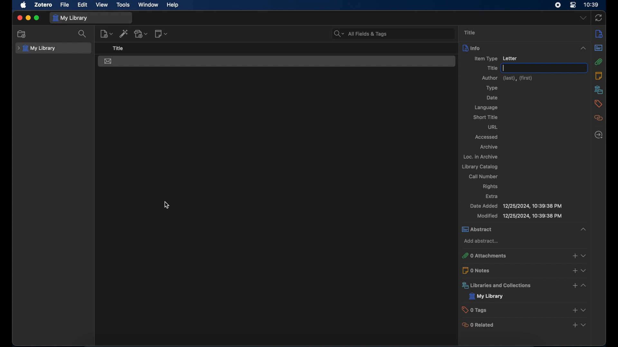 The width and height of the screenshot is (618, 347). I want to click on time, so click(591, 5).